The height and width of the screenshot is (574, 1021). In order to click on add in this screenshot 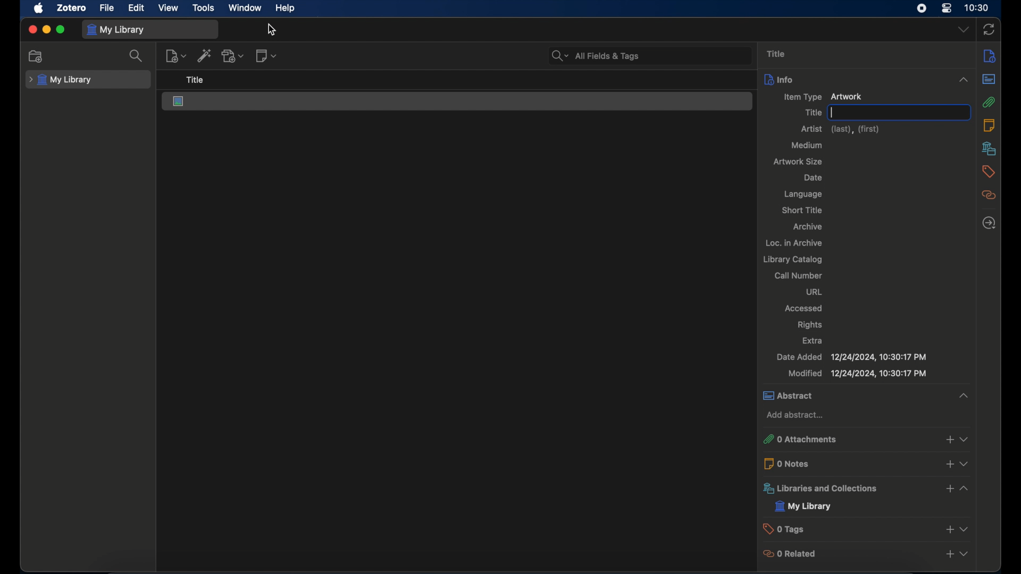, I will do `click(947, 439)`.